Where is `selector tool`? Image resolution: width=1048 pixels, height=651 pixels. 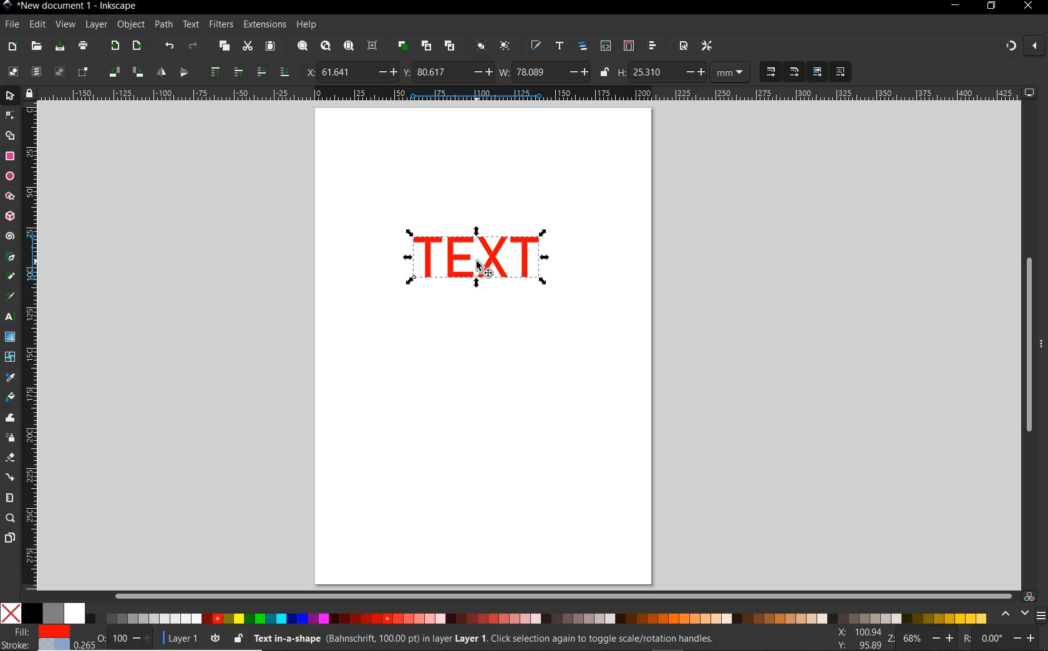 selector tool is located at coordinates (11, 97).